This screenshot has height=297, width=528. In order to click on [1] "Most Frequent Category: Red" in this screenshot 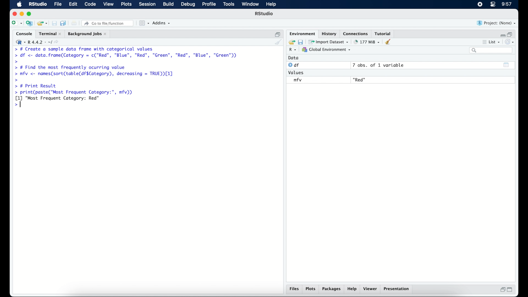, I will do `click(57, 98)`.